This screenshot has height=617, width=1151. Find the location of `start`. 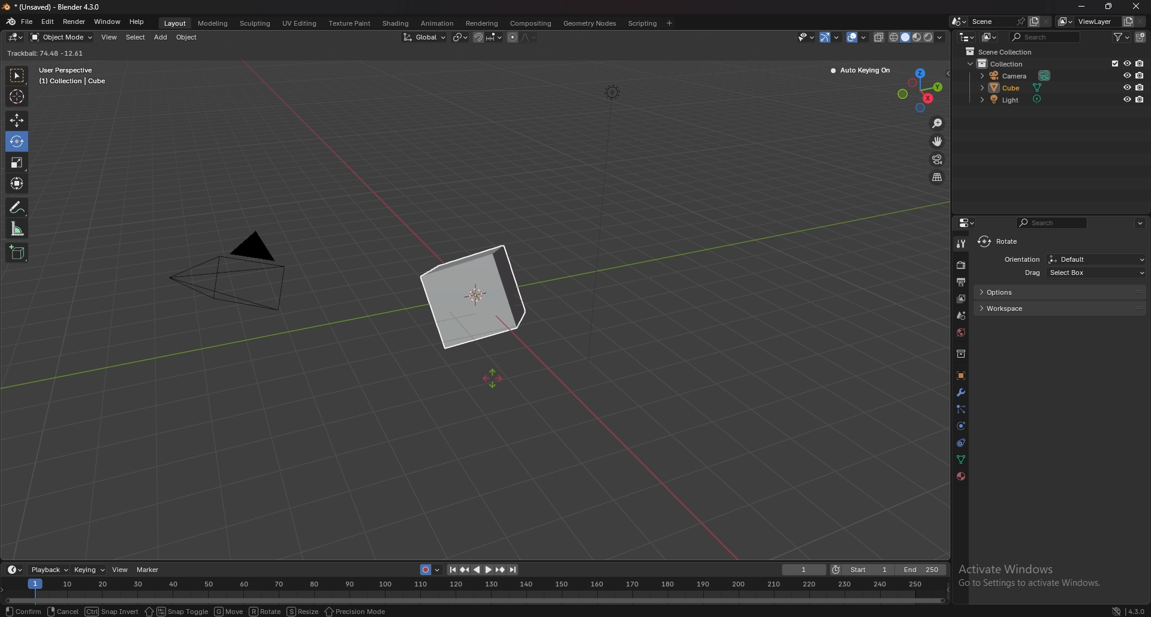

start is located at coordinates (863, 570).